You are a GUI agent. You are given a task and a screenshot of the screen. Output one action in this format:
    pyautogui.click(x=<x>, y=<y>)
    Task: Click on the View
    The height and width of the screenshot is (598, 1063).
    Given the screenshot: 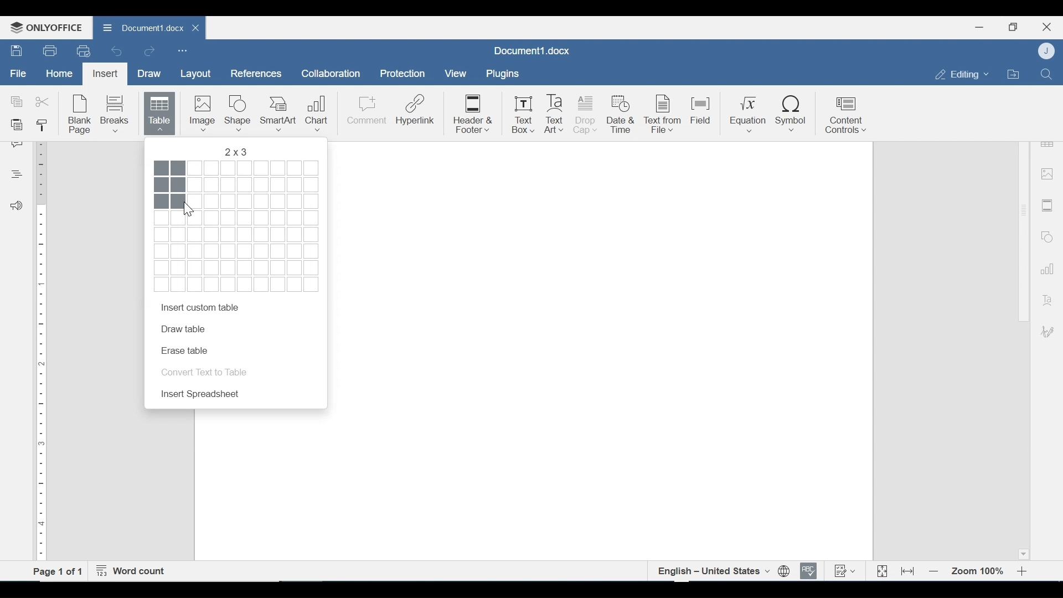 What is the action you would take?
    pyautogui.click(x=456, y=74)
    